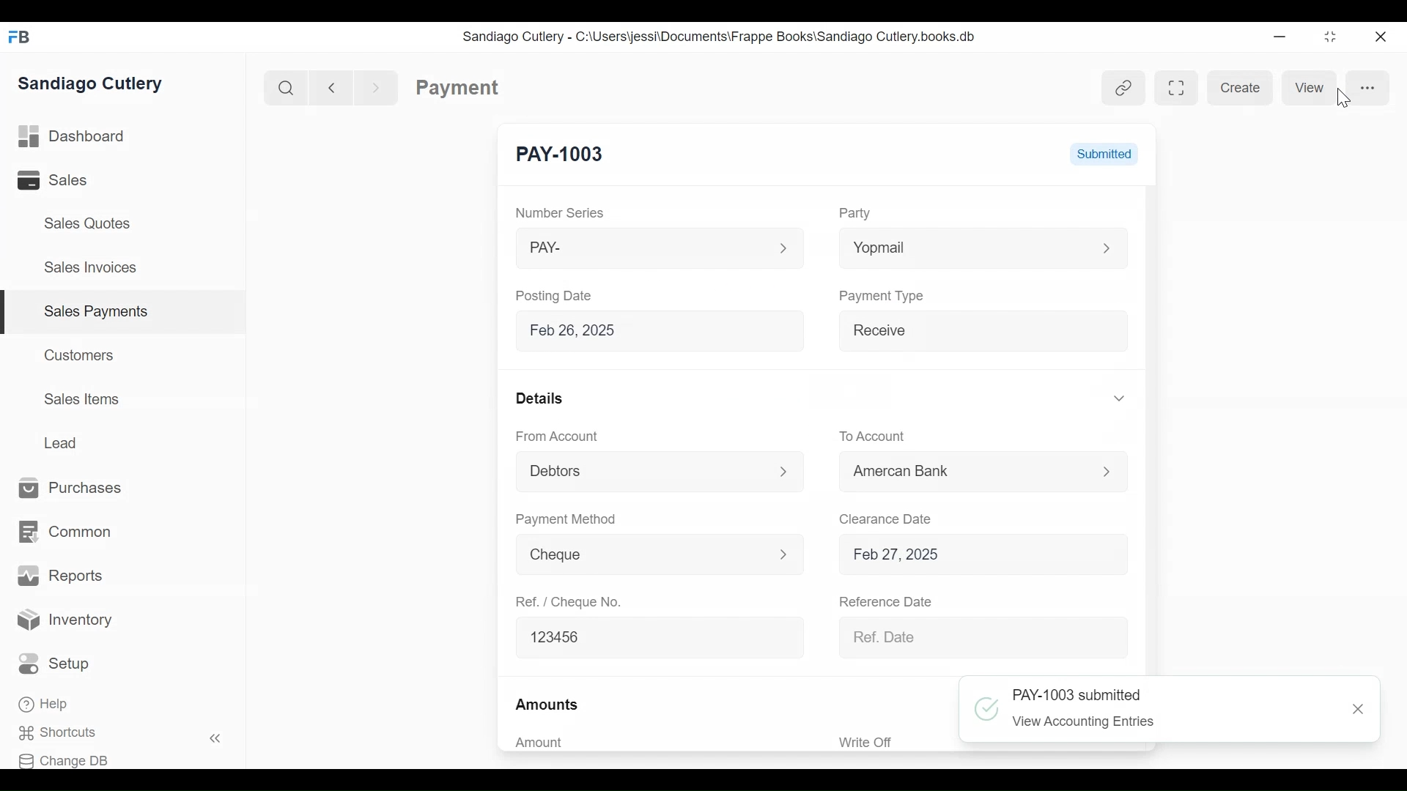 Image resolution: width=1407 pixels, height=791 pixels. Describe the element at coordinates (93, 83) in the screenshot. I see `Sandiago Cutlery` at that location.